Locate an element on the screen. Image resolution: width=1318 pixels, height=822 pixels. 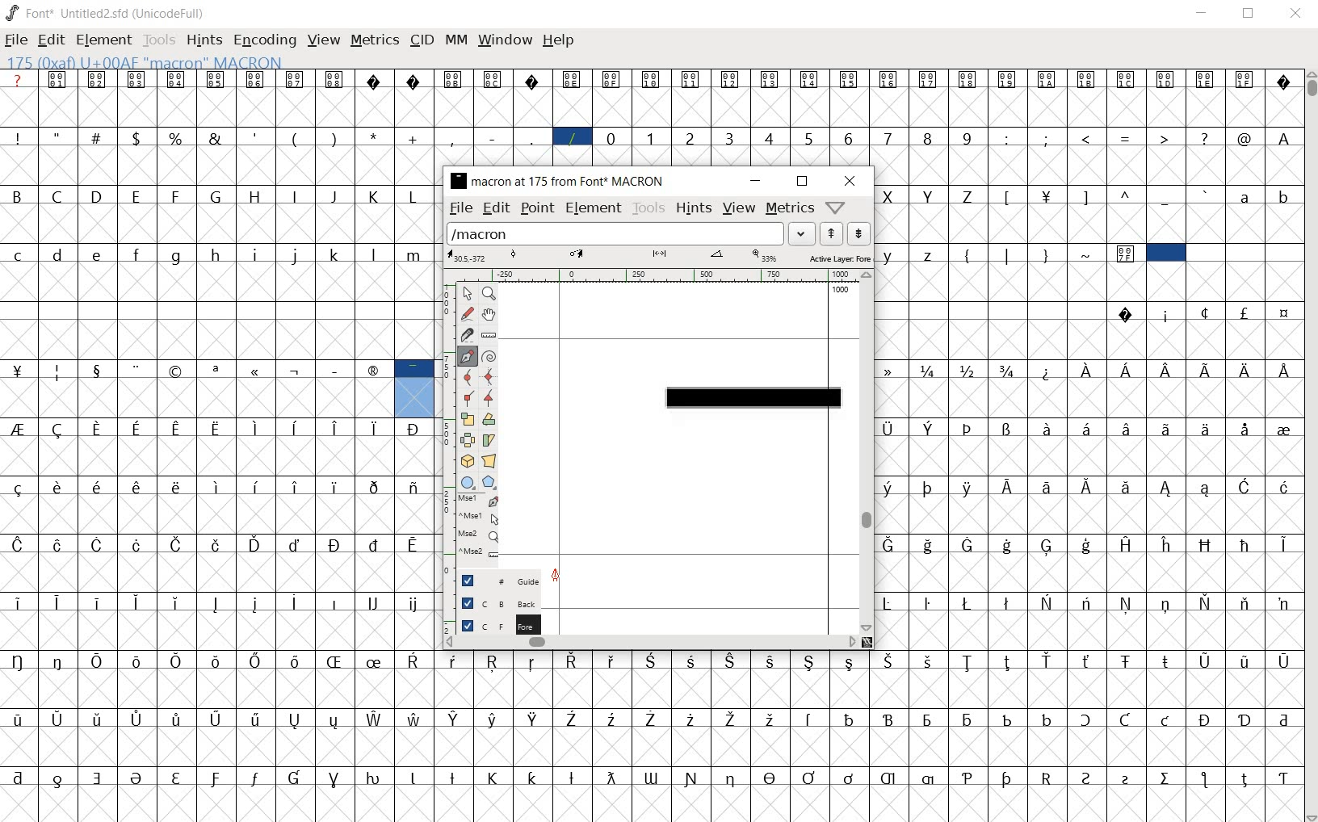
D is located at coordinates (99, 197).